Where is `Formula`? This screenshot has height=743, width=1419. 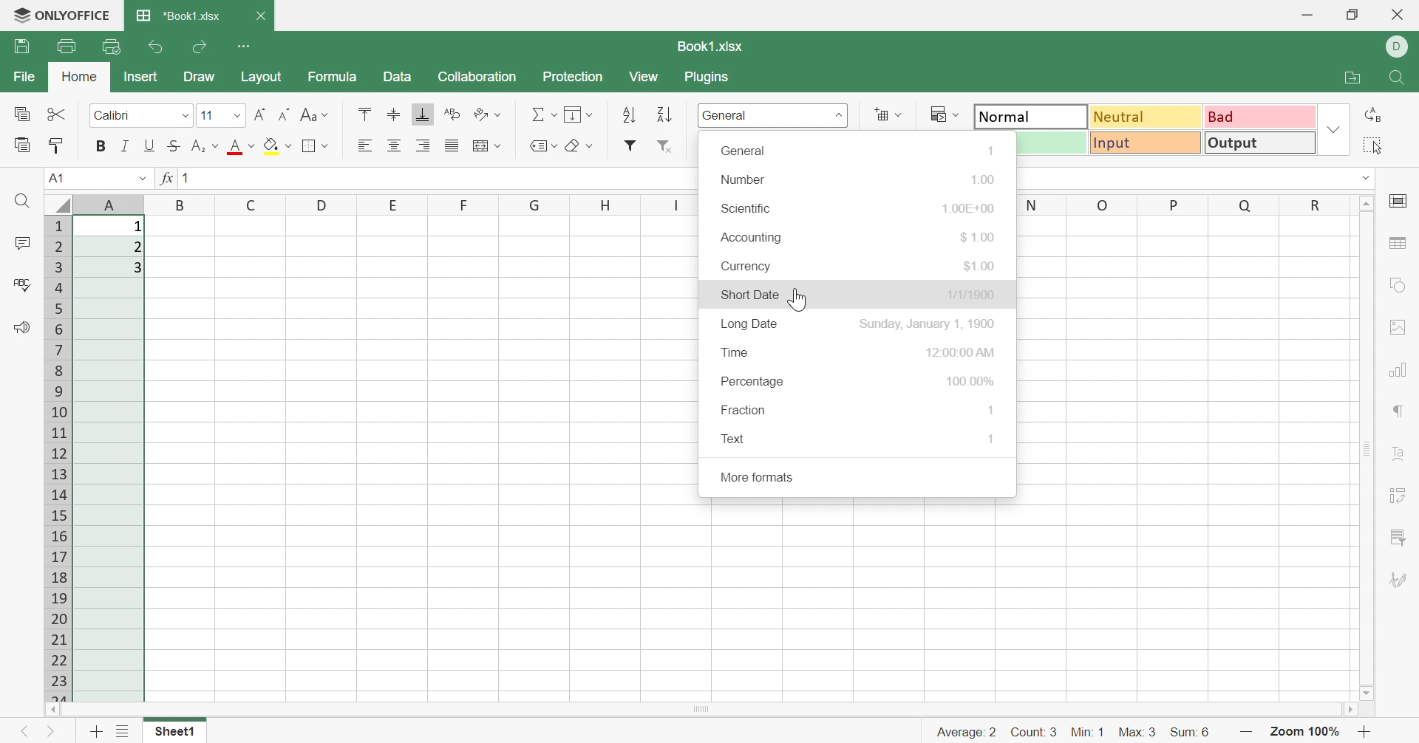 Formula is located at coordinates (333, 76).